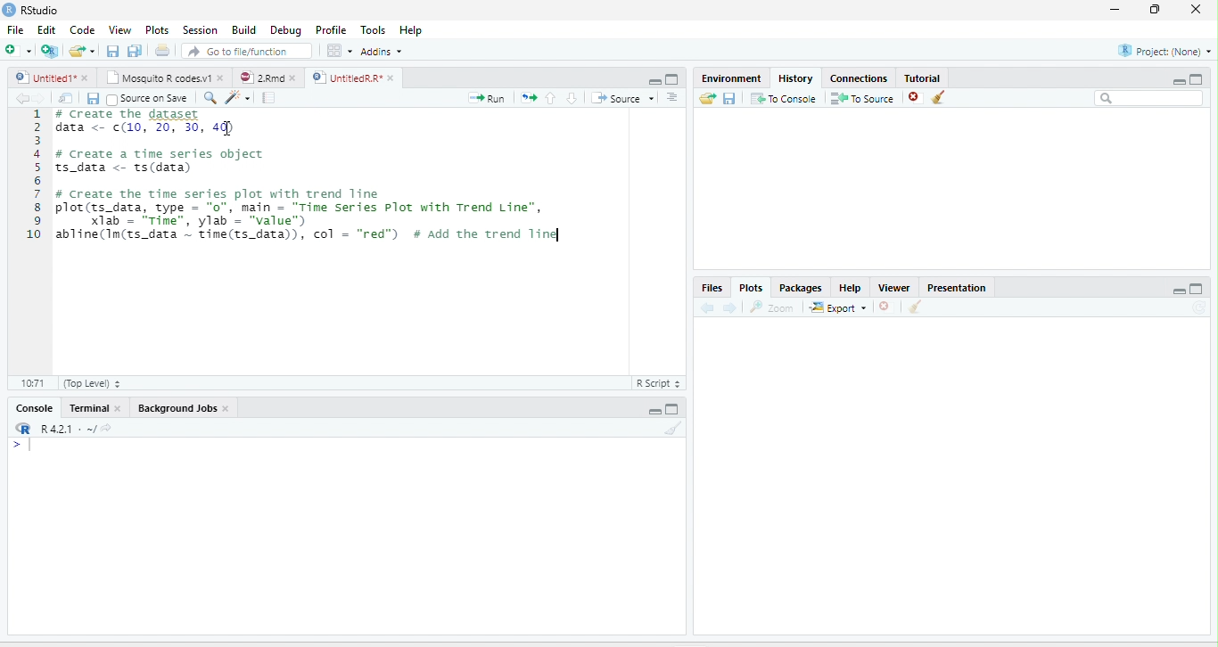 This screenshot has width=1218, height=647. I want to click on To Source, so click(861, 98).